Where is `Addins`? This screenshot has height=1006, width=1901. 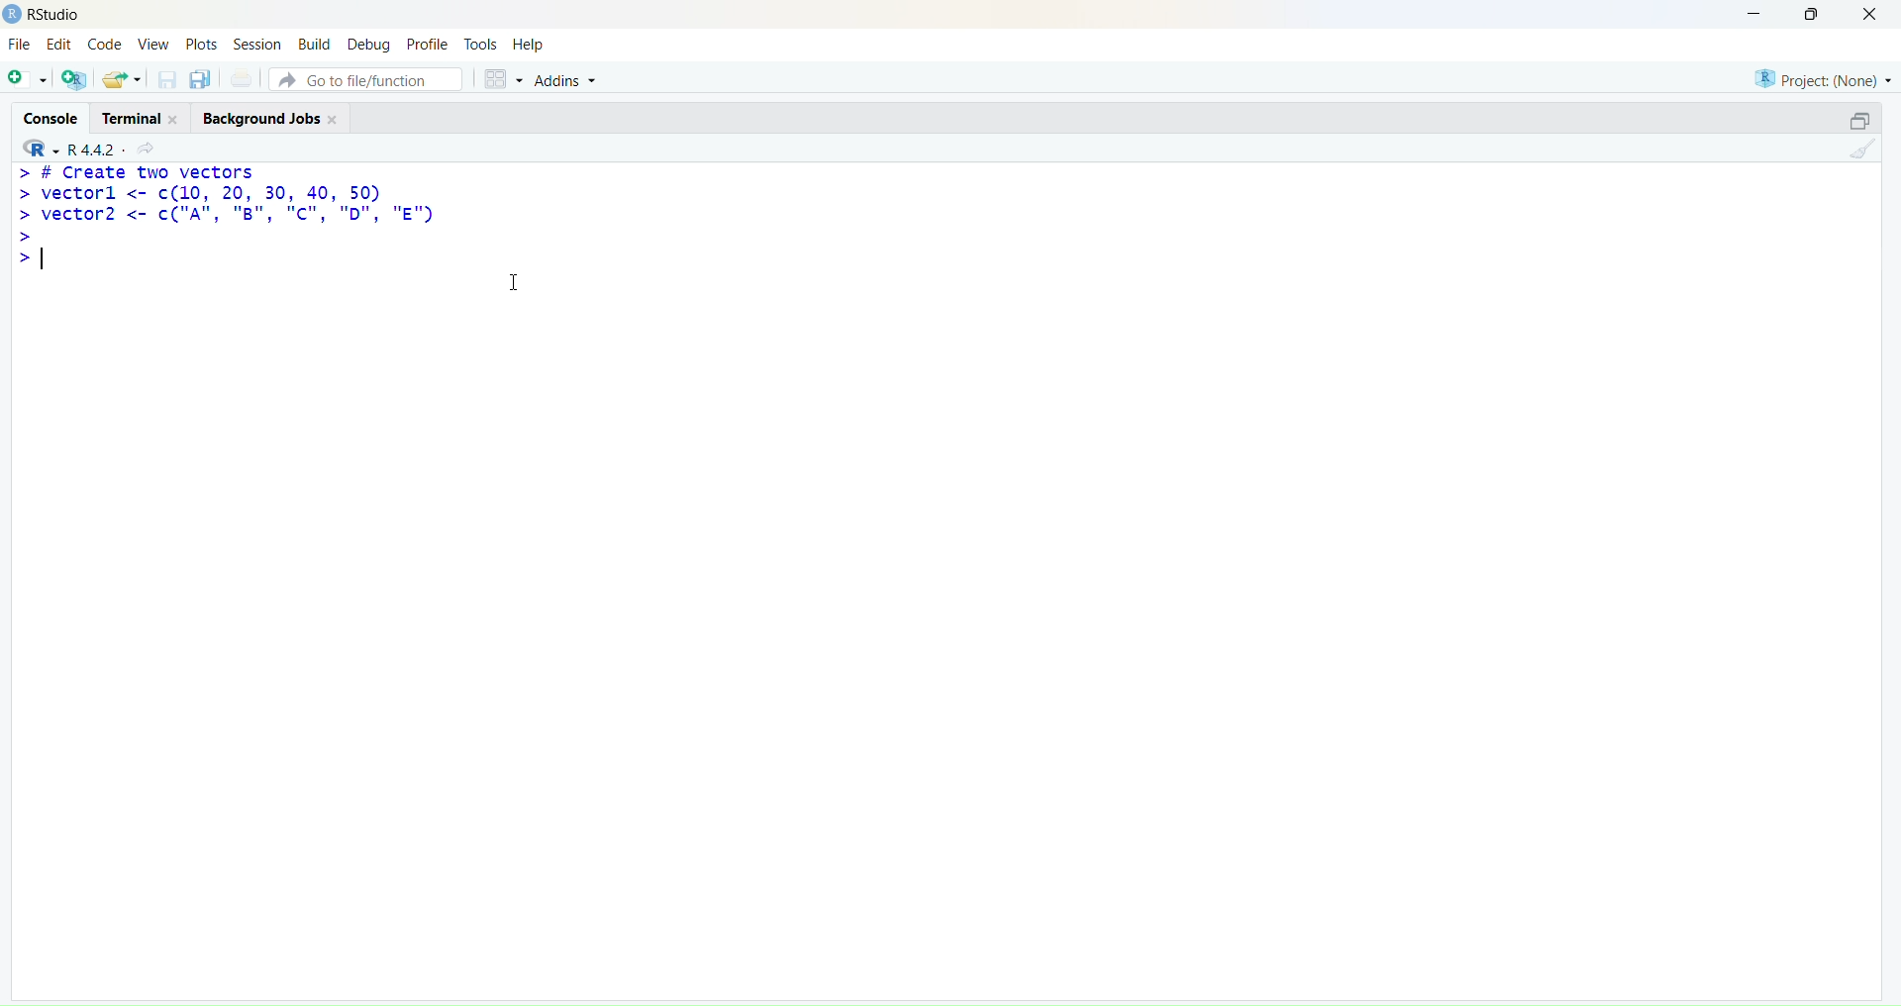 Addins is located at coordinates (564, 80).